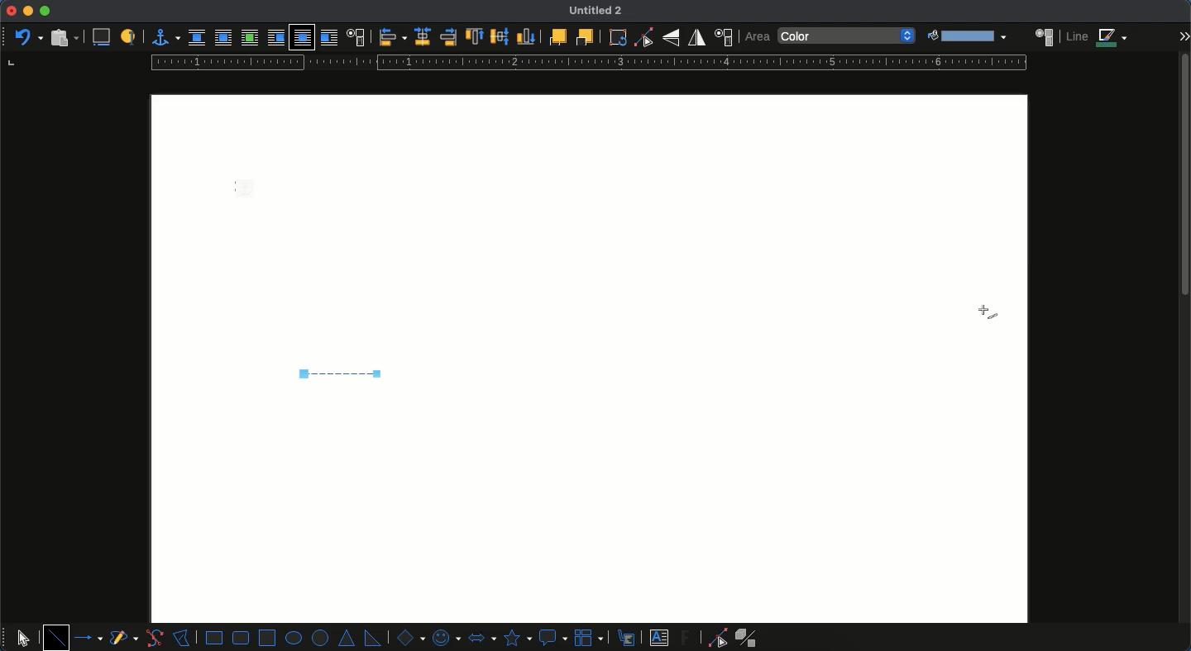 Image resolution: width=1191 pixels, height=651 pixels. I want to click on bottom, so click(527, 36).